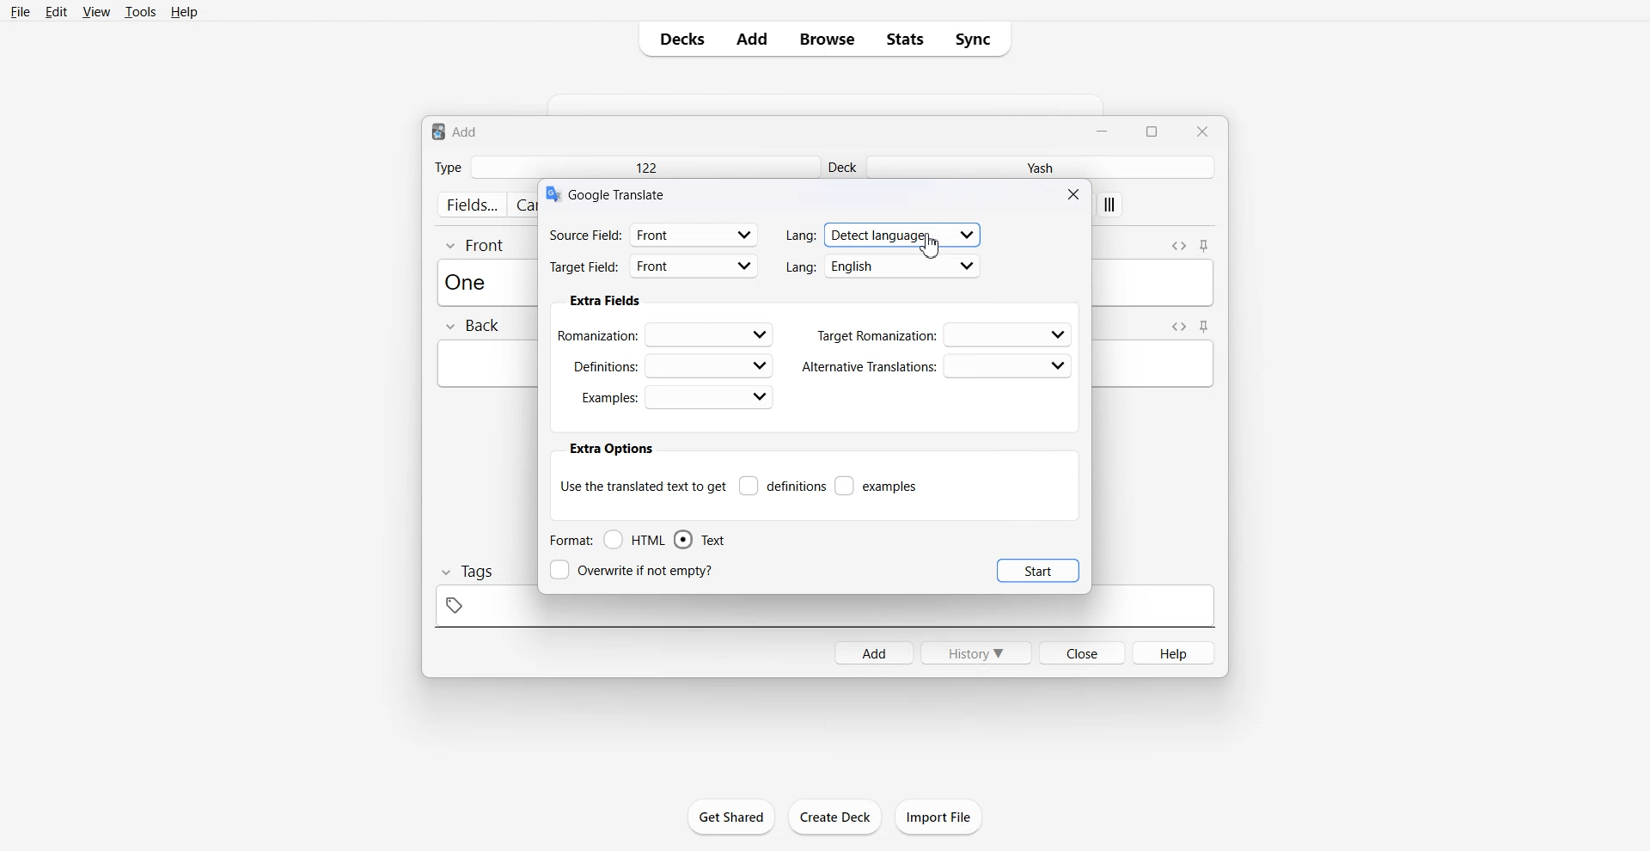 The width and height of the screenshot is (1650, 851). What do you see at coordinates (56, 11) in the screenshot?
I see `Edit` at bounding box center [56, 11].